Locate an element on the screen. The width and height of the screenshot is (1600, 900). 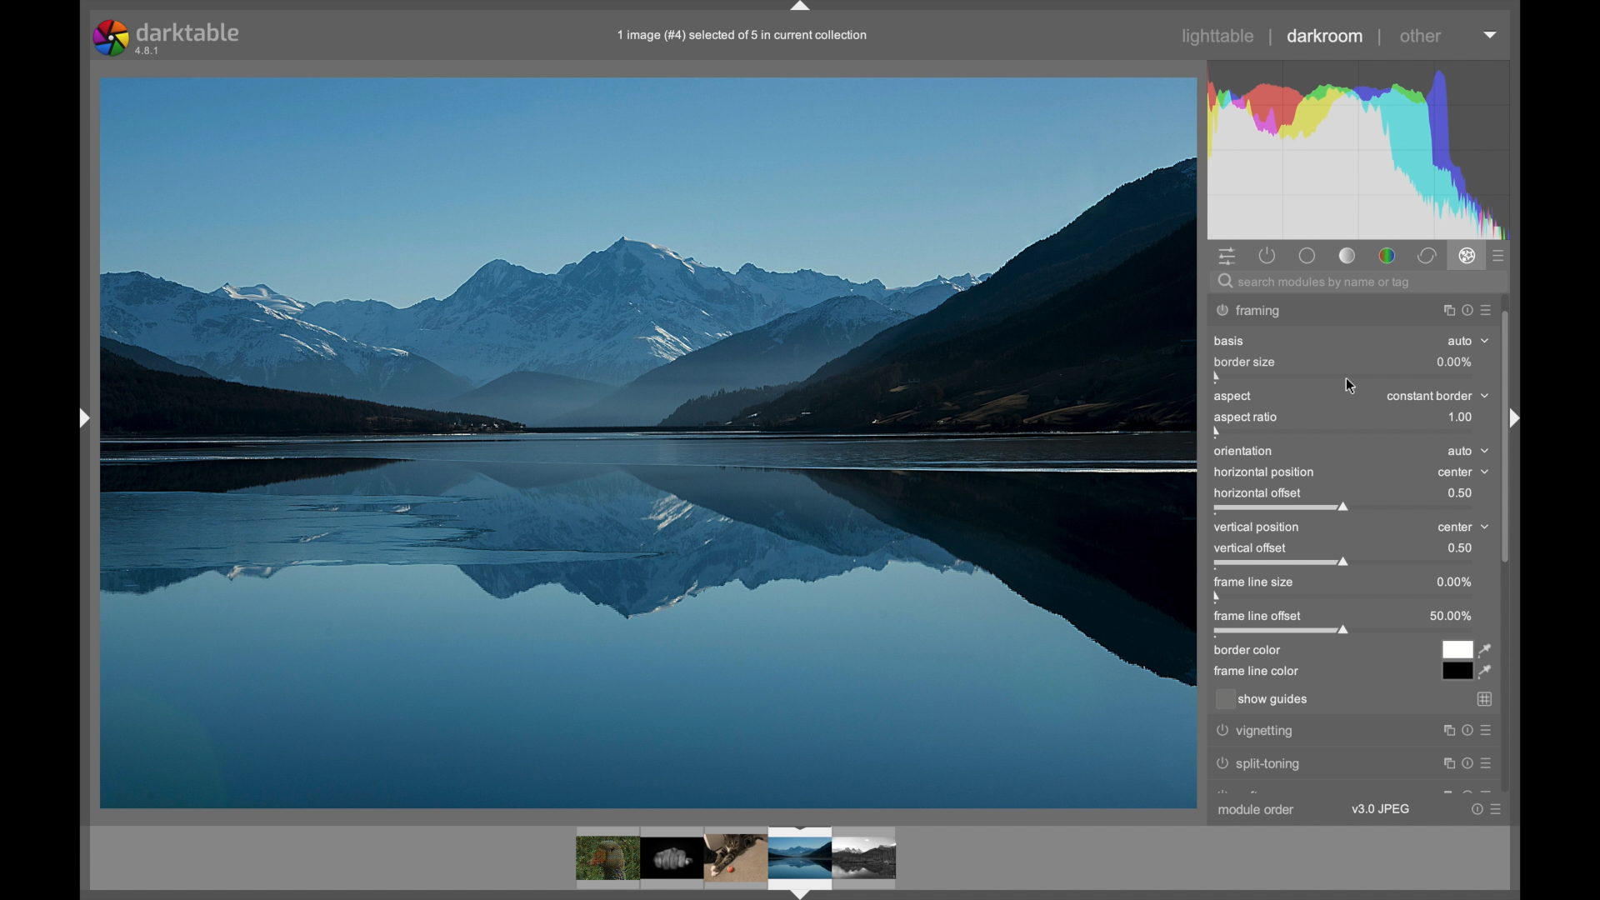
frame line color is located at coordinates (1257, 672).